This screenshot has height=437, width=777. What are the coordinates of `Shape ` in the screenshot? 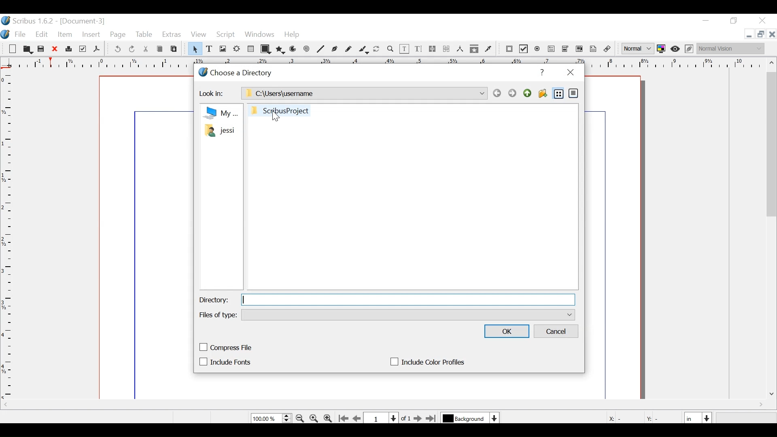 It's located at (265, 49).